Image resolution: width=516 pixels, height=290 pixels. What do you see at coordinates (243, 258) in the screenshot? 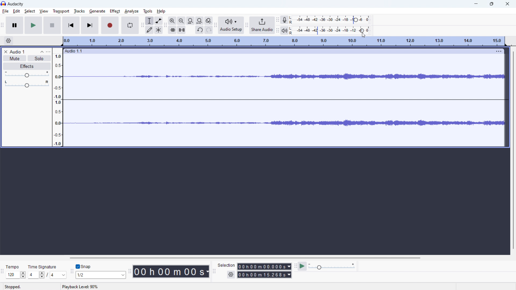
I see `horizontal scrollbar` at bounding box center [243, 258].